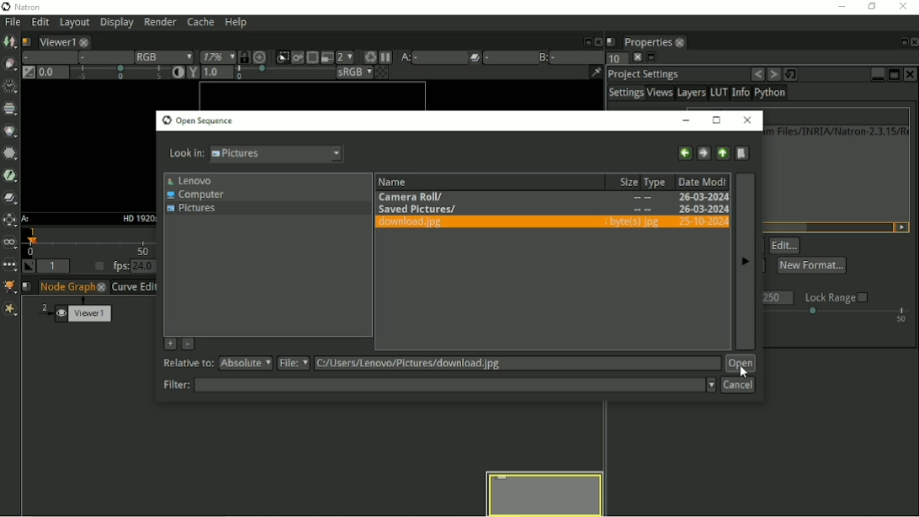  Describe the element at coordinates (658, 181) in the screenshot. I see `Type` at that location.